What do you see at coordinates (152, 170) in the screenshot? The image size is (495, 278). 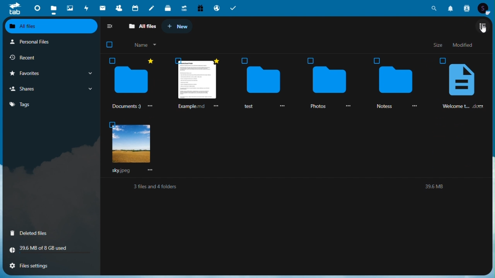 I see `more options` at bounding box center [152, 170].